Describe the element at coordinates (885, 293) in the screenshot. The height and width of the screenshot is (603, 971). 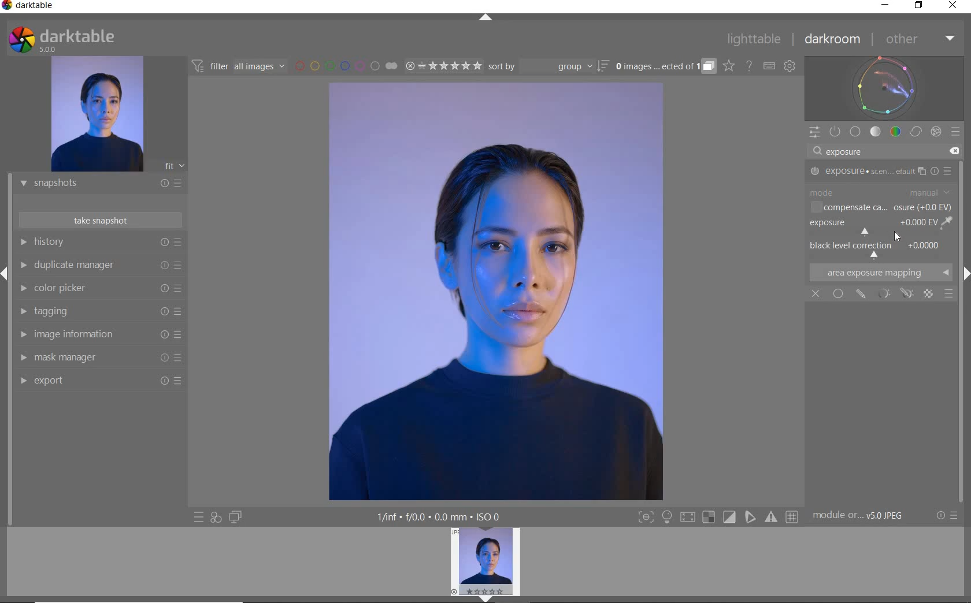
I see `MASK OPTION` at that location.